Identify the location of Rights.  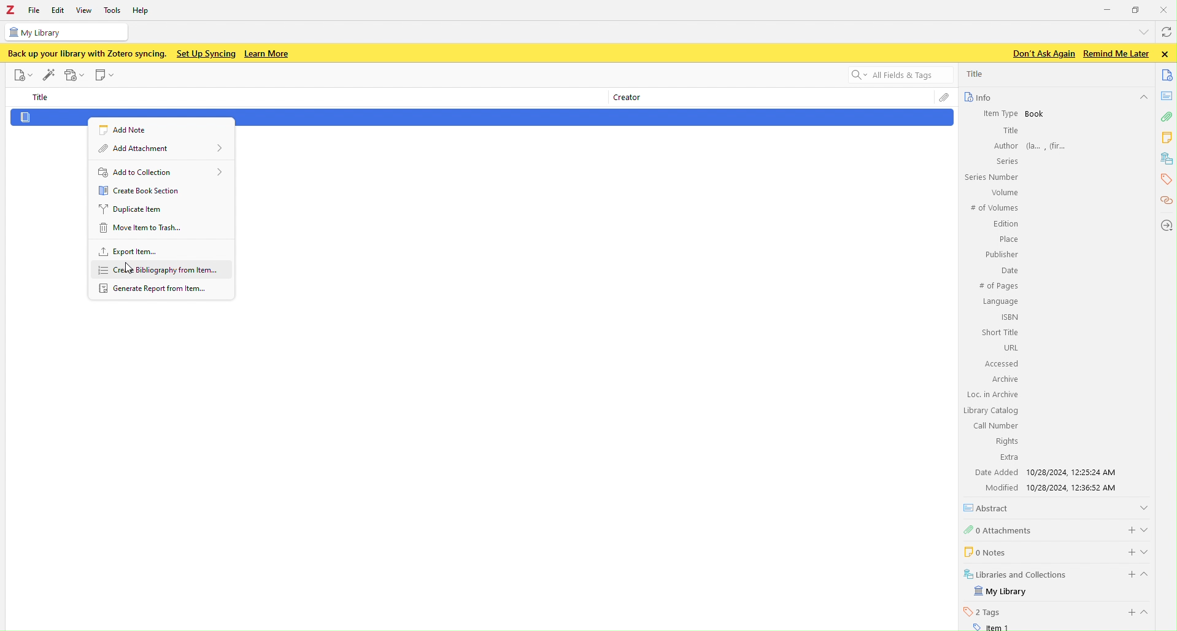
(1005, 441).